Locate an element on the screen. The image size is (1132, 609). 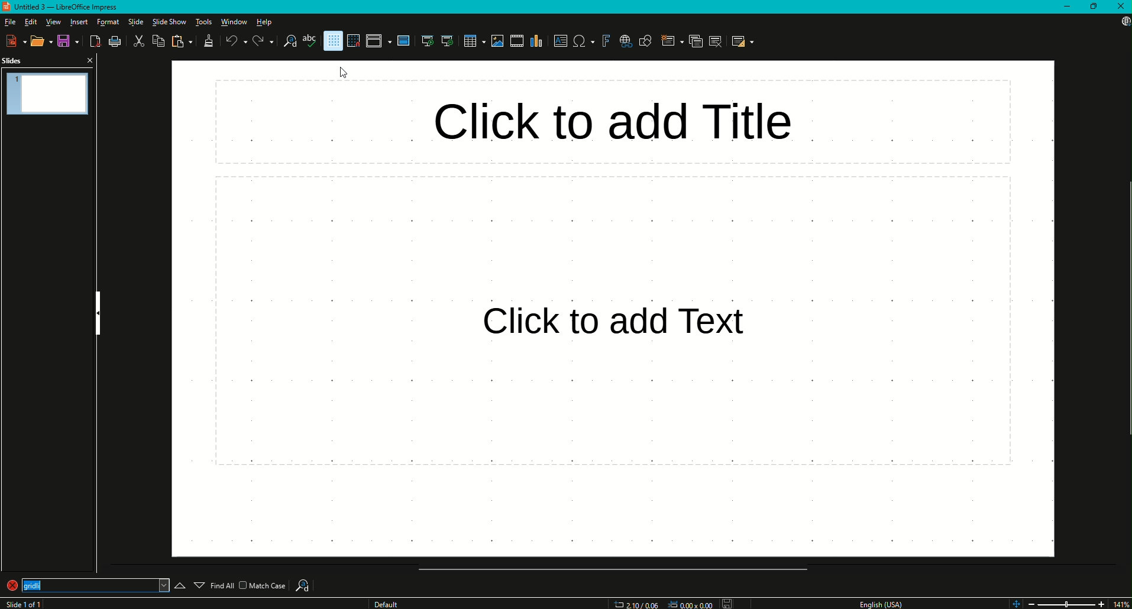
Snap to grid is located at coordinates (356, 40).